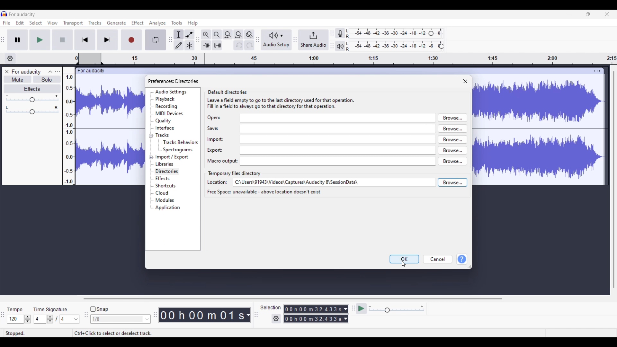 This screenshot has height=347, width=617. I want to click on Input time signature, so click(40, 319).